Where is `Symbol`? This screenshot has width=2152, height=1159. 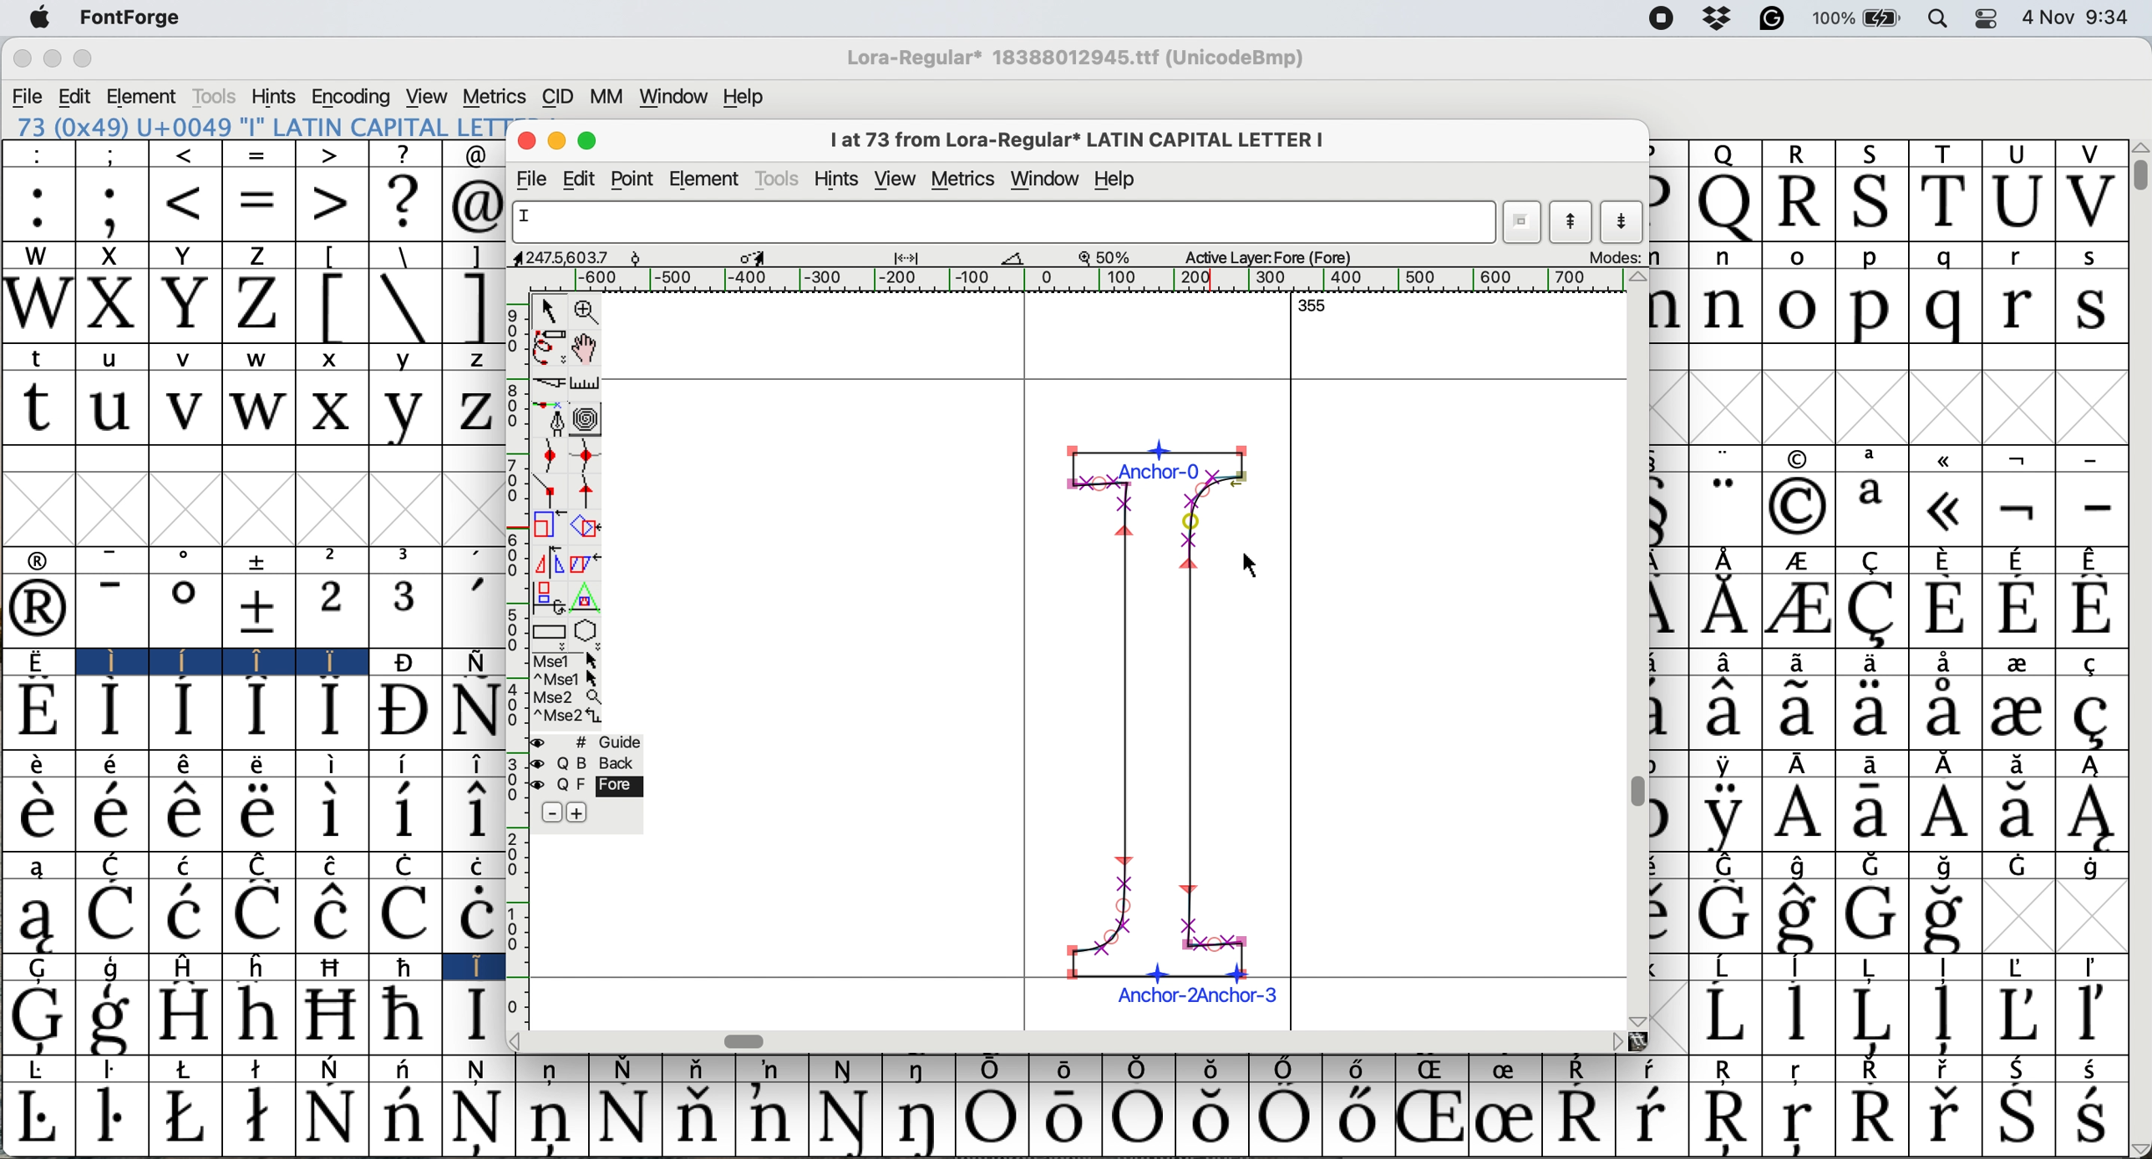
Symbol is located at coordinates (474, 711).